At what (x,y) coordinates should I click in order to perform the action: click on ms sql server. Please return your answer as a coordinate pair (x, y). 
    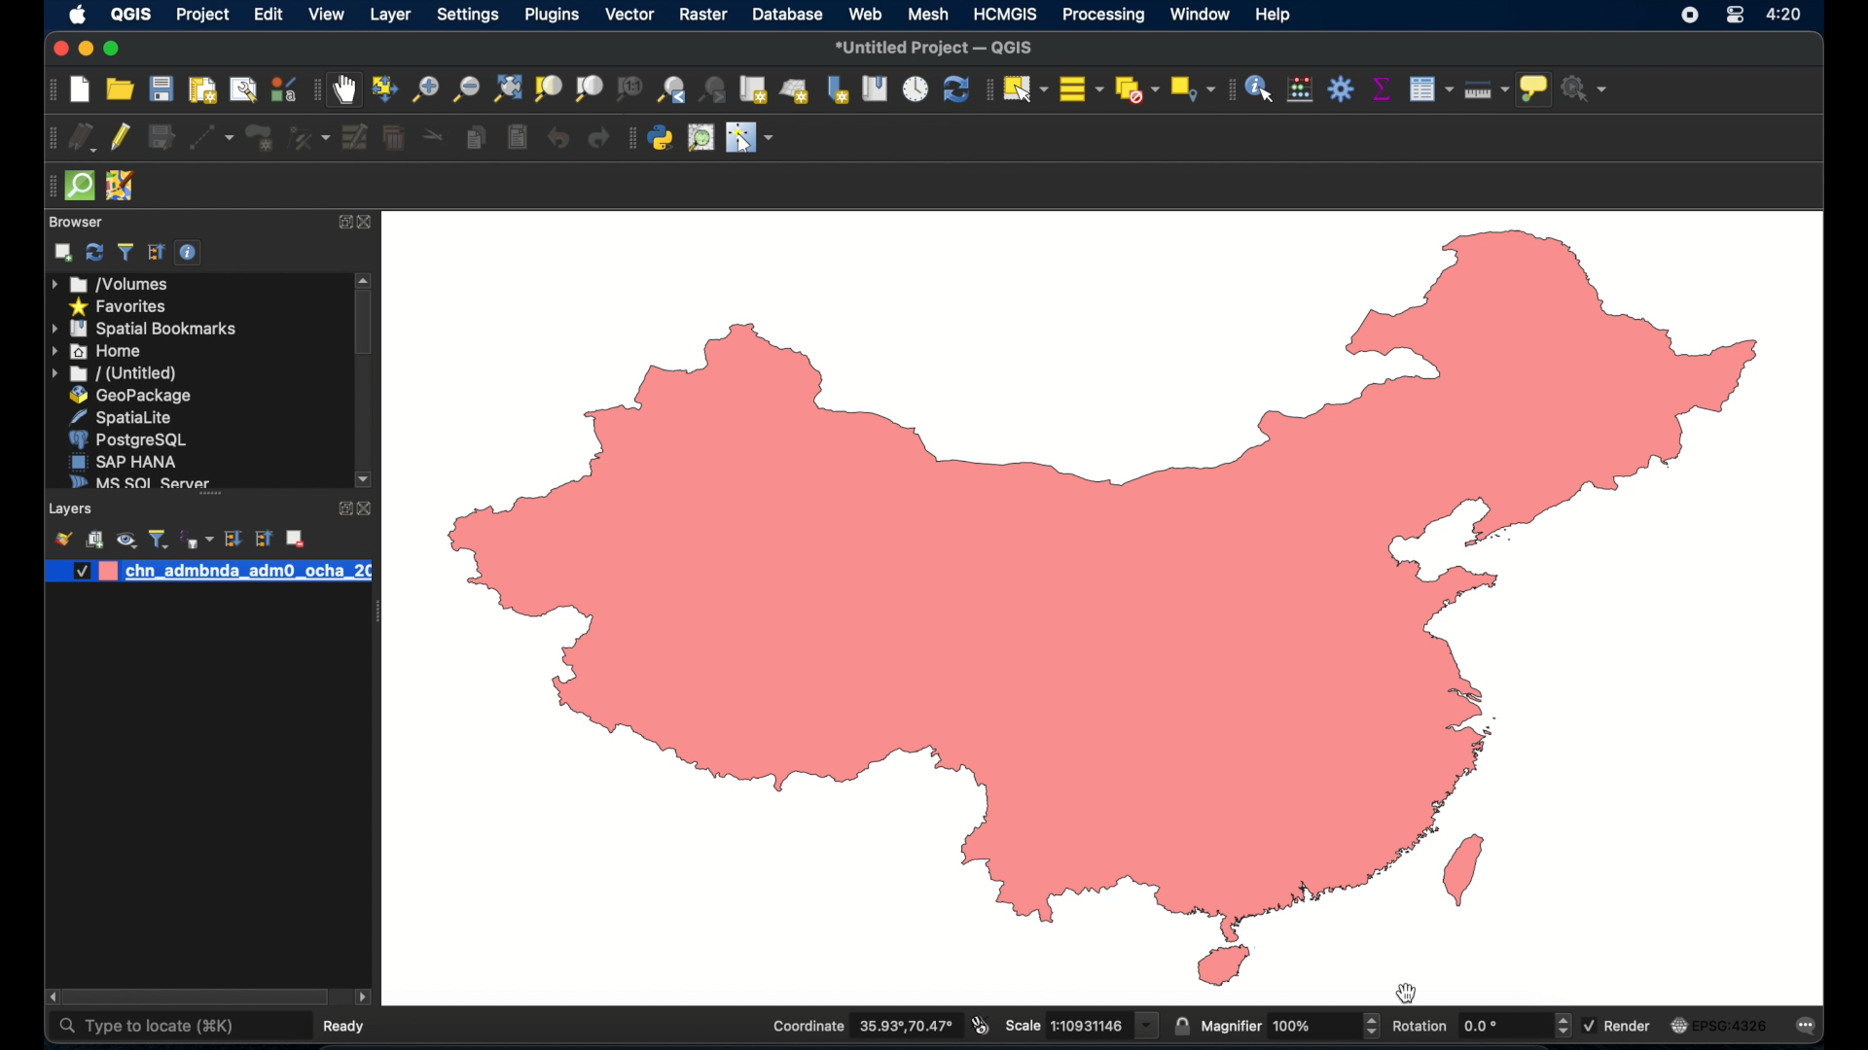
    Looking at the image, I should click on (136, 480).